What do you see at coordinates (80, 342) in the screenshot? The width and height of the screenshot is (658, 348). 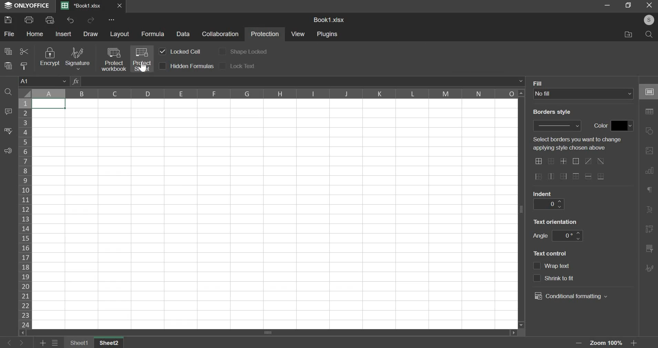 I see `sheet` at bounding box center [80, 342].